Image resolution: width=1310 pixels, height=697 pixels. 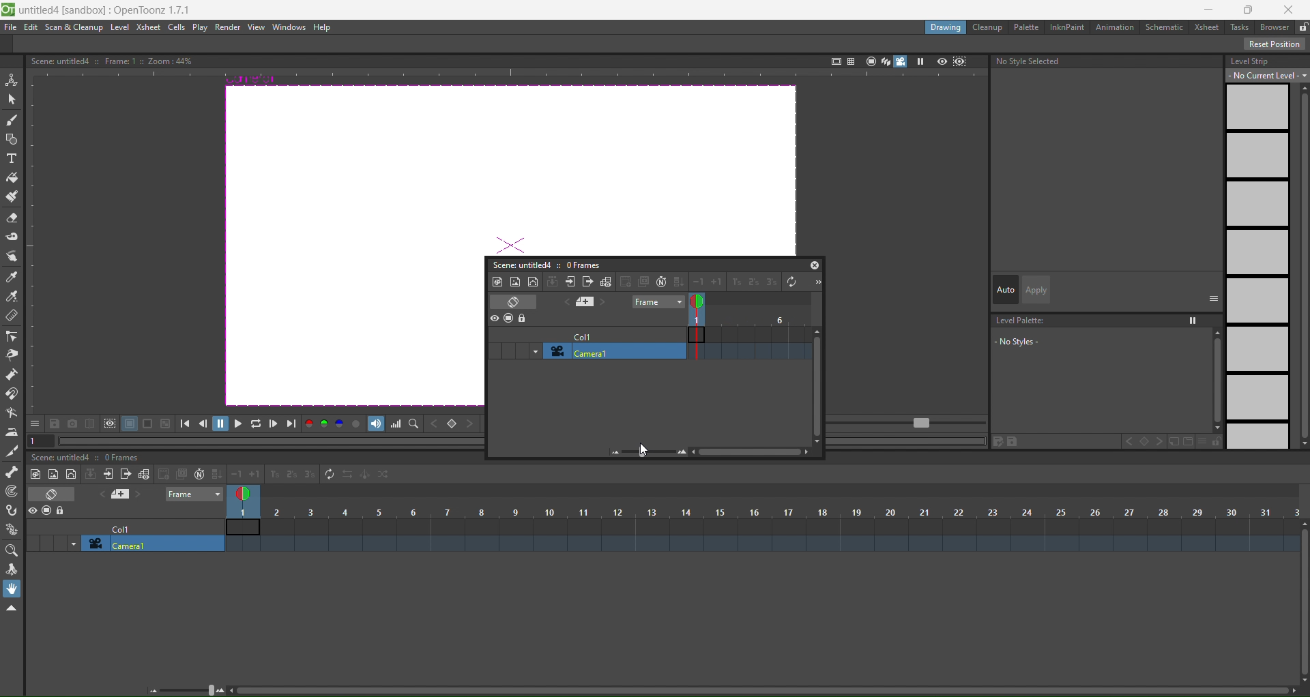 What do you see at coordinates (1293, 8) in the screenshot?
I see `close` at bounding box center [1293, 8].